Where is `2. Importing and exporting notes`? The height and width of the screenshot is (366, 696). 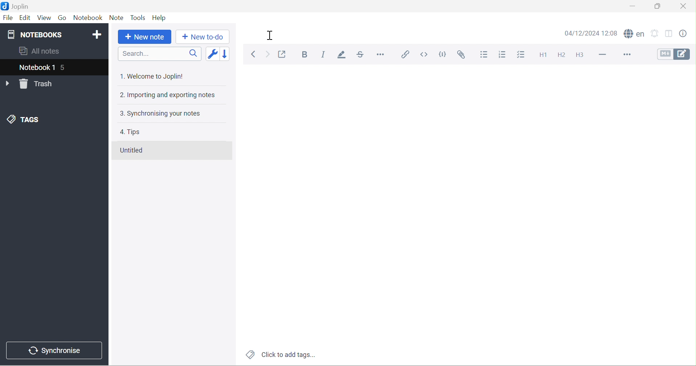 2. Importing and exporting notes is located at coordinates (169, 94).